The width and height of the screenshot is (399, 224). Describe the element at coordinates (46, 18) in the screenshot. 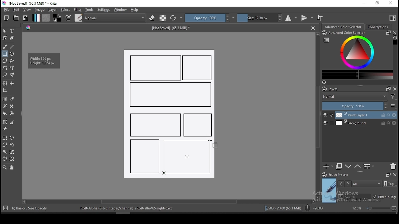

I see `pattern` at that location.